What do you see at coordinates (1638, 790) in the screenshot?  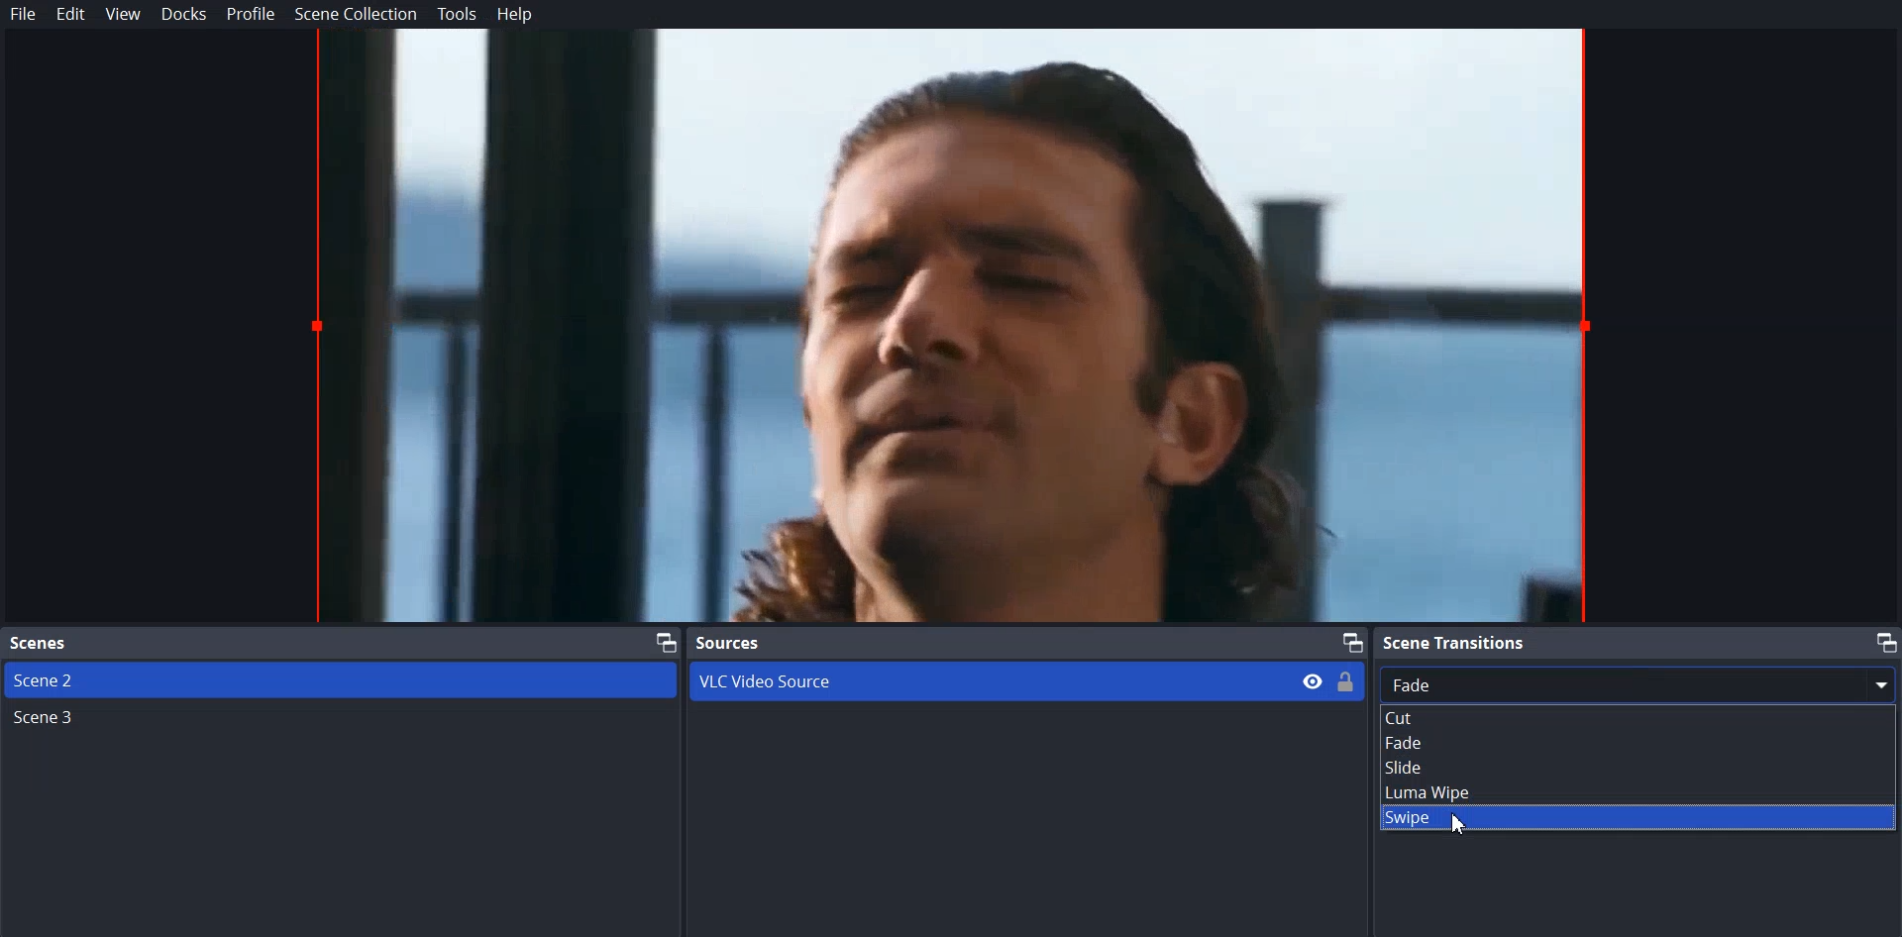 I see `Luma Wipe` at bounding box center [1638, 790].